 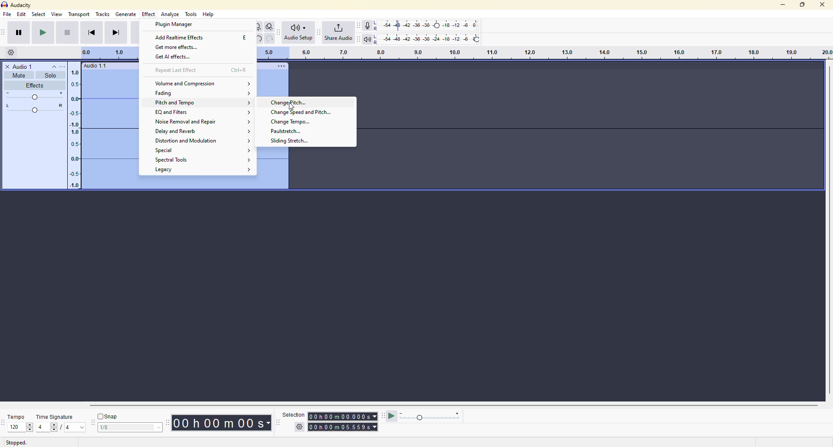 I want to click on audio setup toolbar, so click(x=279, y=32).